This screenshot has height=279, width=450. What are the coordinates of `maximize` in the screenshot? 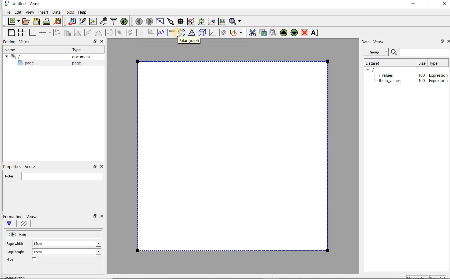 It's located at (429, 5).